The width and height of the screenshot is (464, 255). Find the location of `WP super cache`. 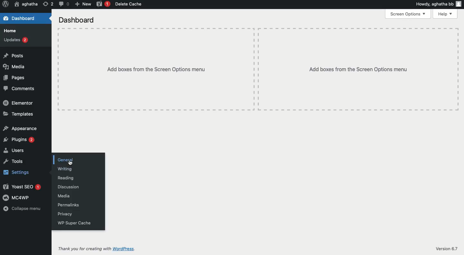

WP super cache is located at coordinates (73, 223).